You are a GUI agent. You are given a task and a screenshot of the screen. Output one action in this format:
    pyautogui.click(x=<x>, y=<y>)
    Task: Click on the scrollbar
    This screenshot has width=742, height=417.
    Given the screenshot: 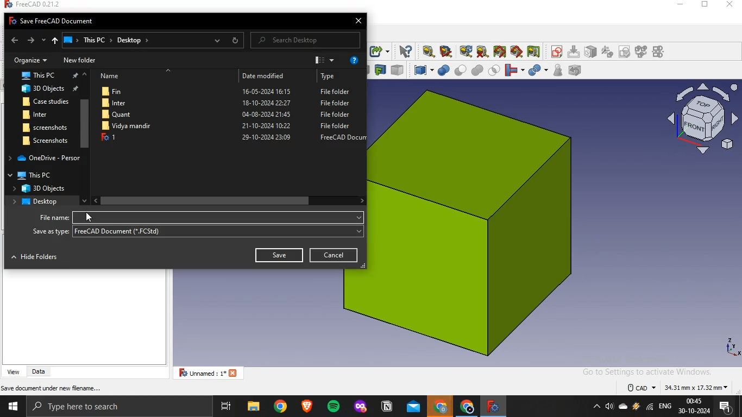 What is the action you would take?
    pyautogui.click(x=229, y=200)
    